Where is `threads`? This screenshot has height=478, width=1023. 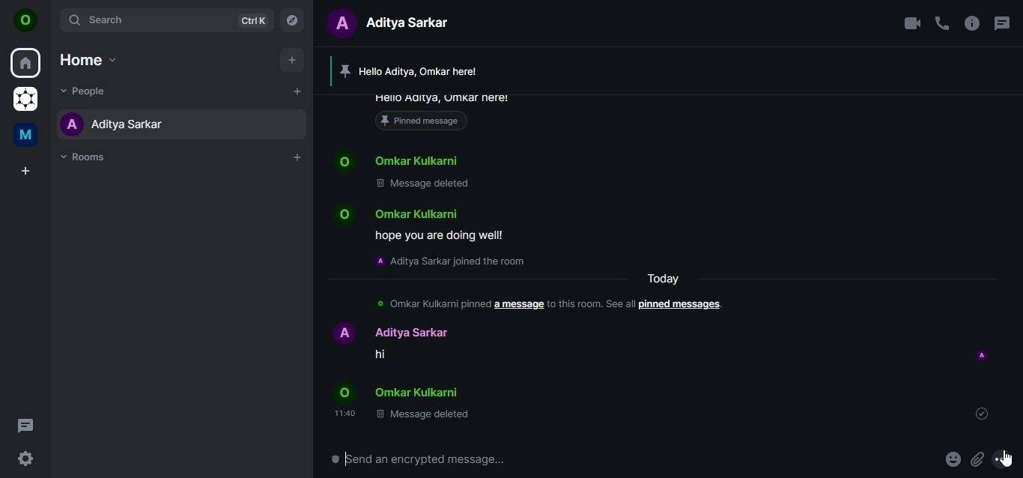
threads is located at coordinates (1001, 23).